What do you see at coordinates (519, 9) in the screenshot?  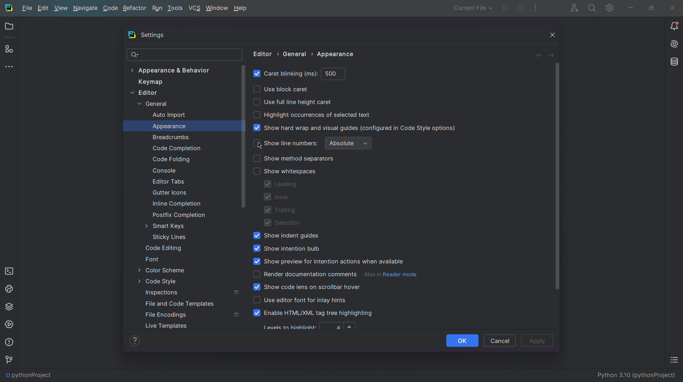 I see `Debug` at bounding box center [519, 9].